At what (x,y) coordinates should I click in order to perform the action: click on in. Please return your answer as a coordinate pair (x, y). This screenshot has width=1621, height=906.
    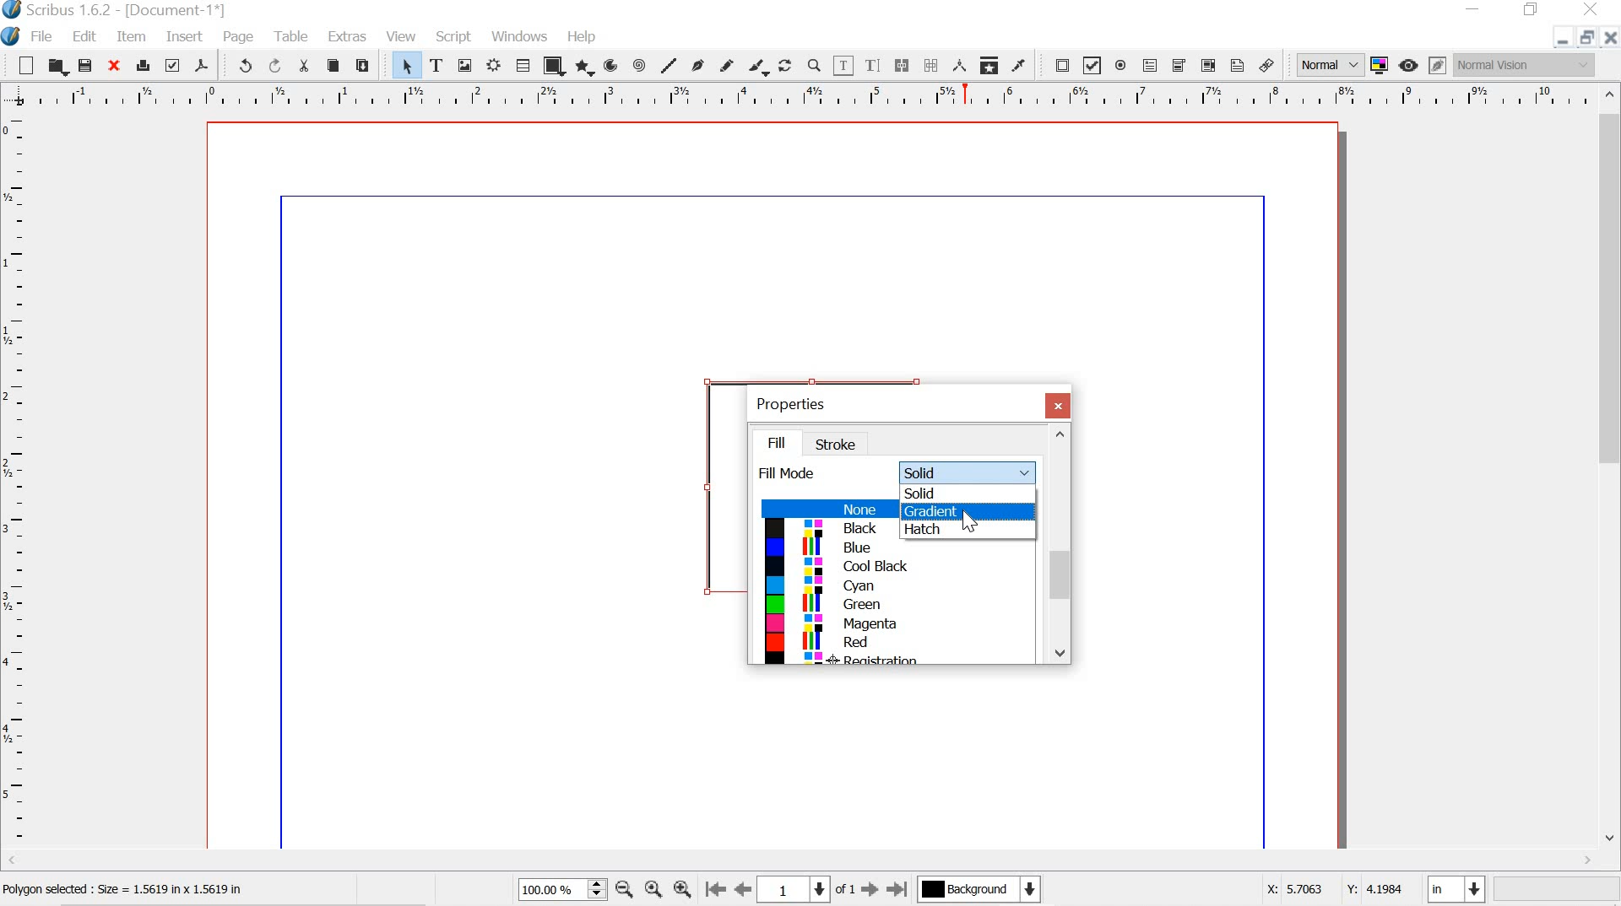
    Looking at the image, I should click on (1457, 889).